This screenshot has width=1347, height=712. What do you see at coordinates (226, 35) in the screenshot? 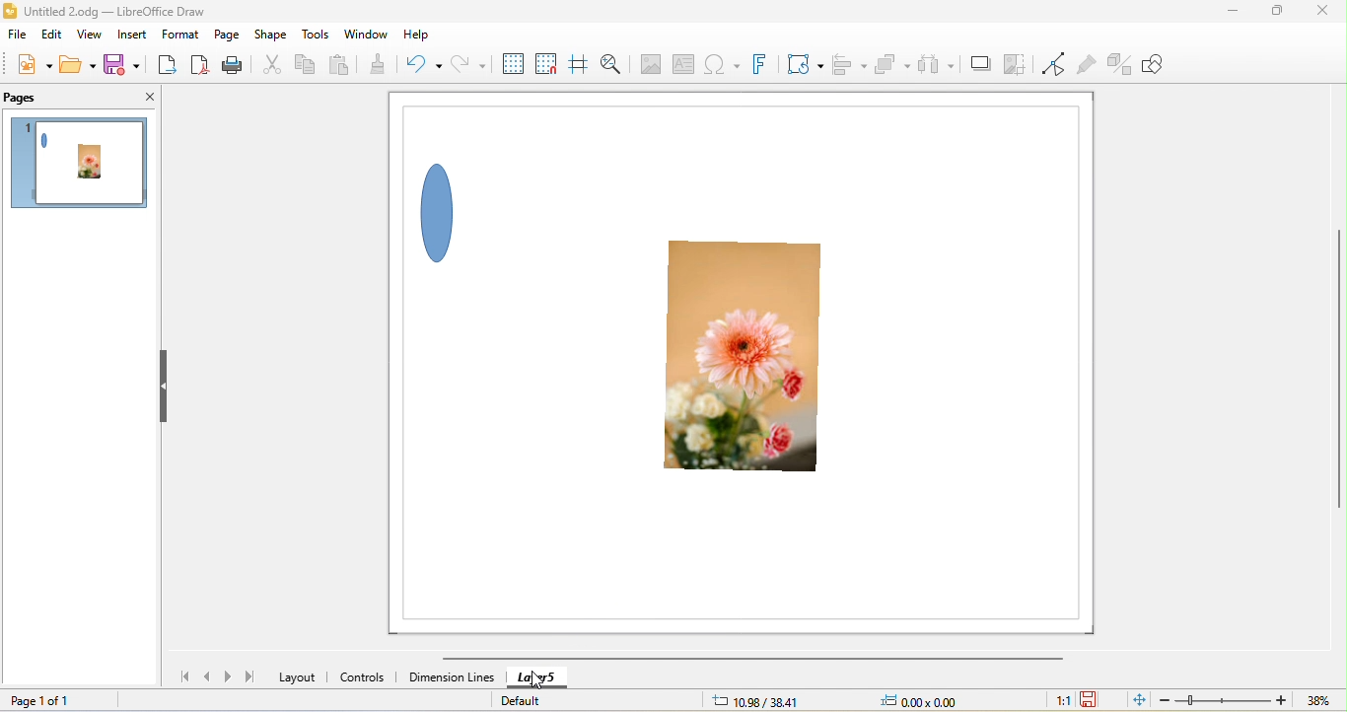
I see `page` at bounding box center [226, 35].